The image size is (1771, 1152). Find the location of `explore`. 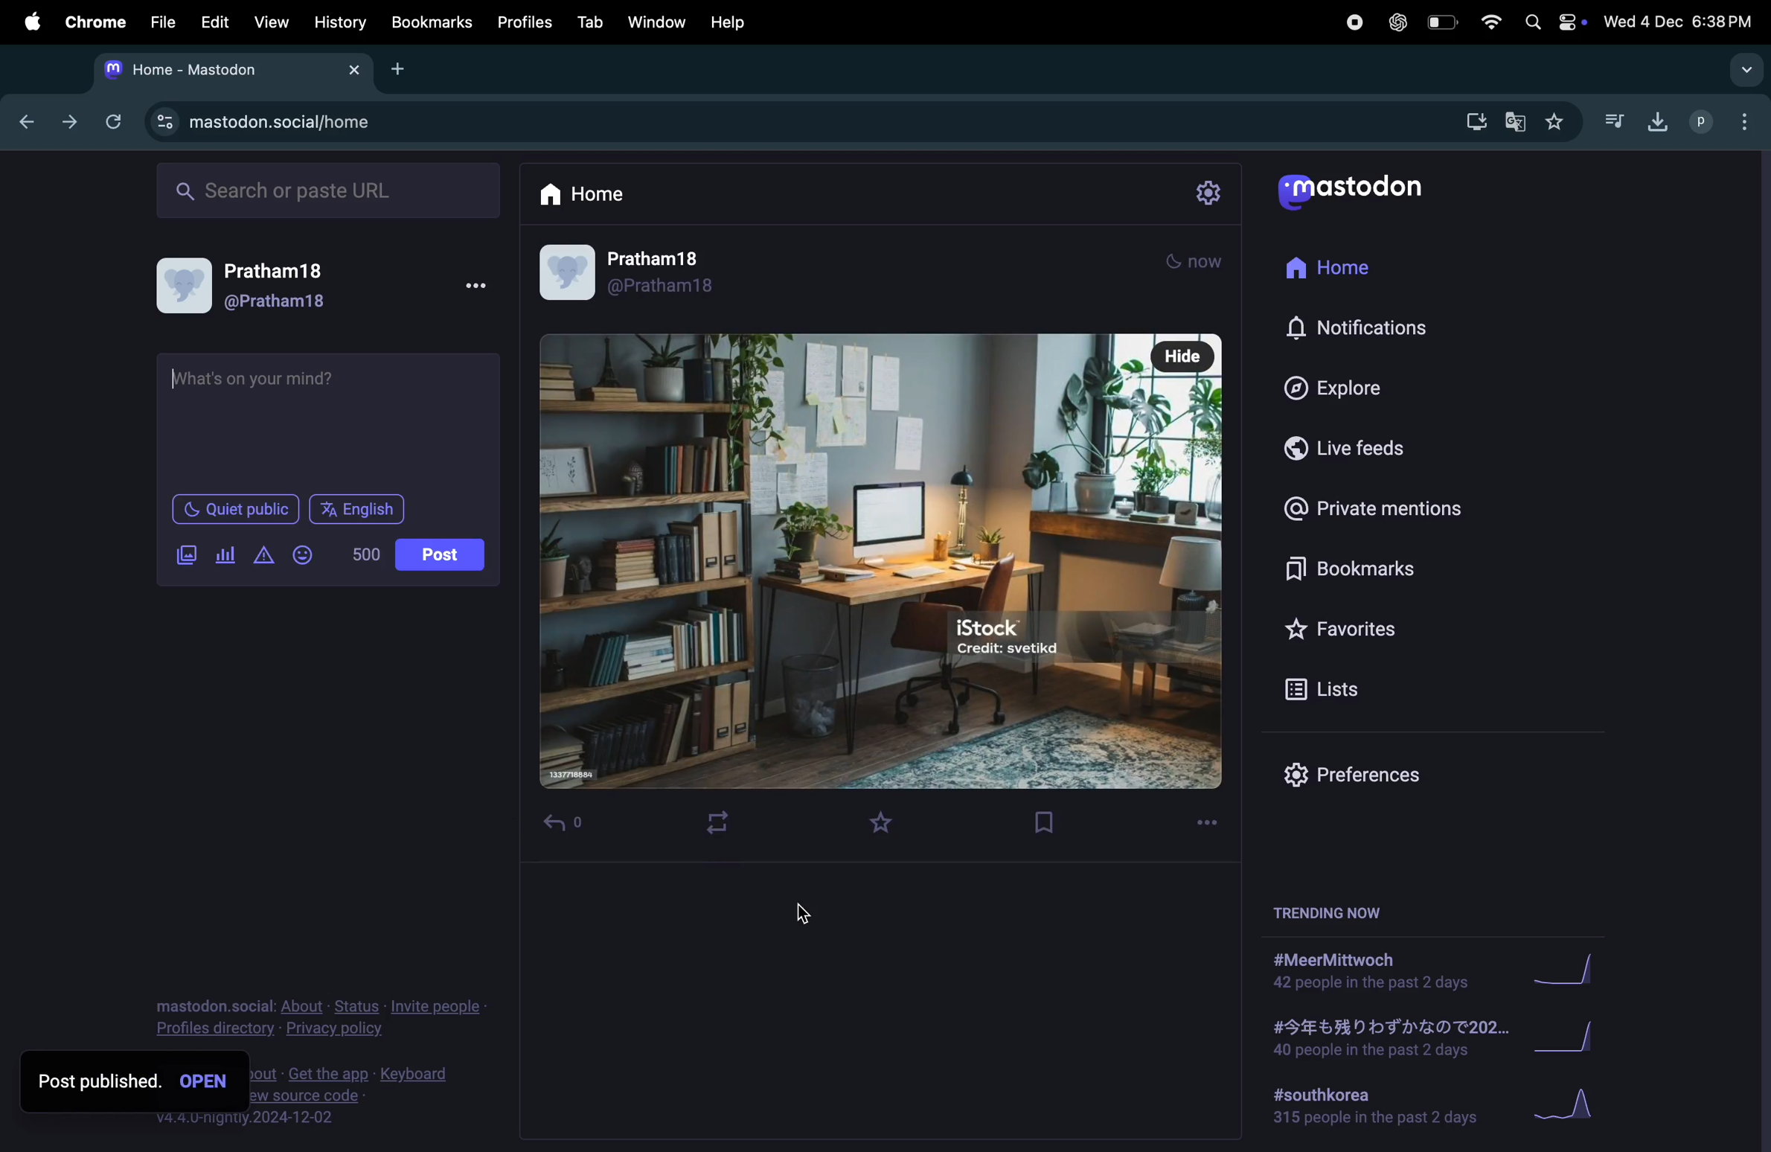

explore is located at coordinates (1348, 391).